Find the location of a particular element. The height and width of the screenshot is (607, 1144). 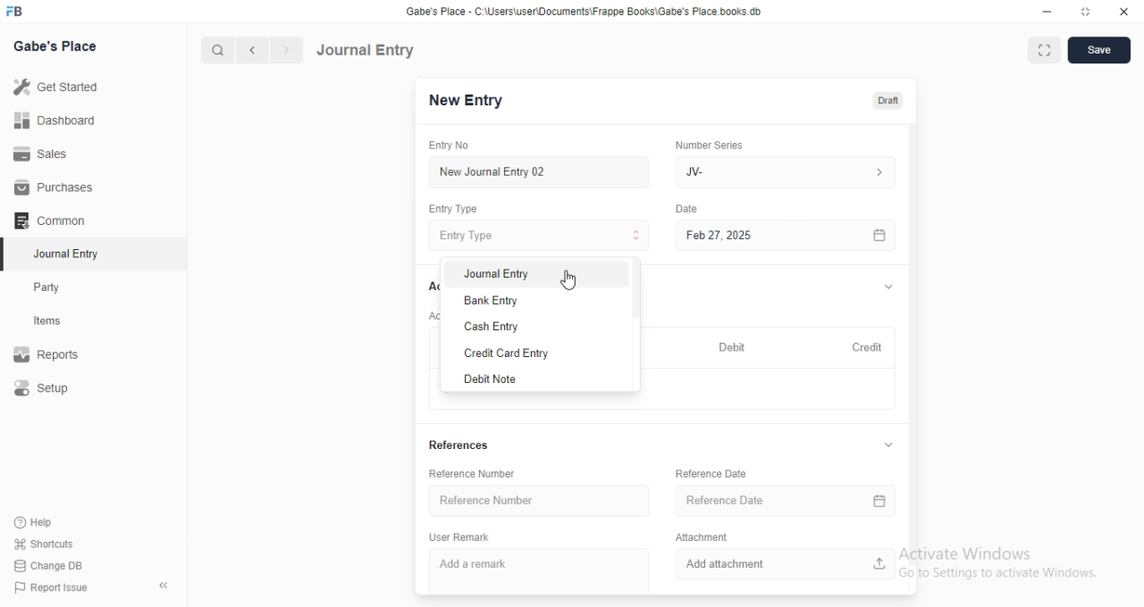

Hide is located at coordinates (889, 286).